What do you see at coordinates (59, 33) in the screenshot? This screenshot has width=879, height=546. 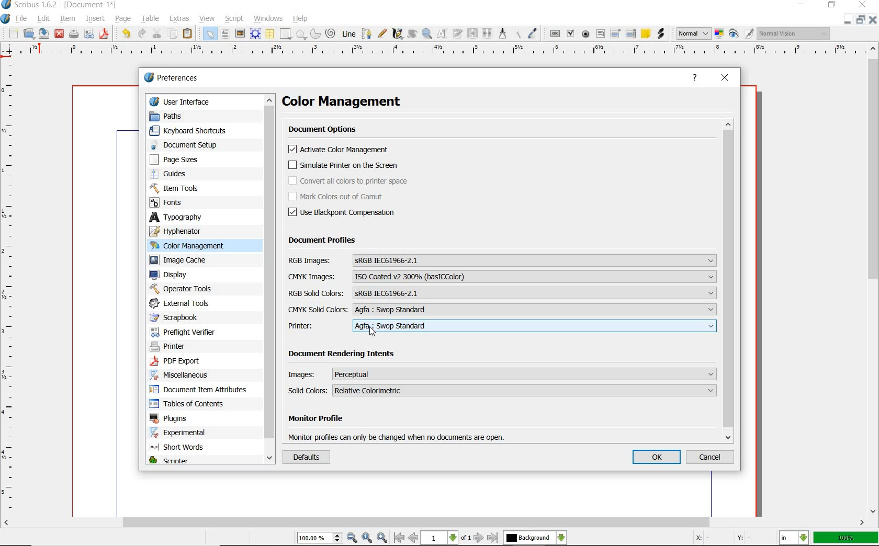 I see `close` at bounding box center [59, 33].